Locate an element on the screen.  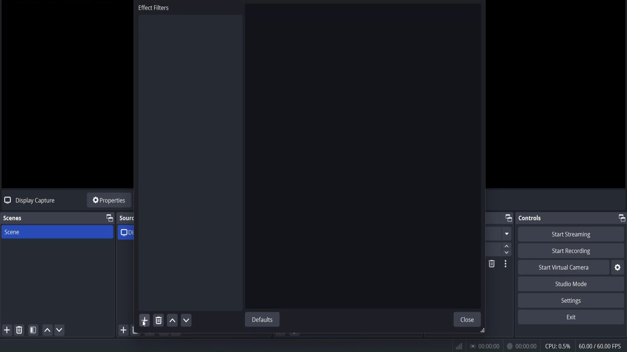
scene is located at coordinates (12, 233).